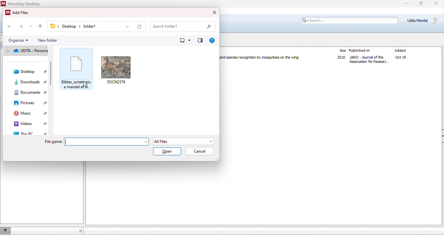 This screenshot has height=235, width=444. I want to click on get help, so click(213, 40).